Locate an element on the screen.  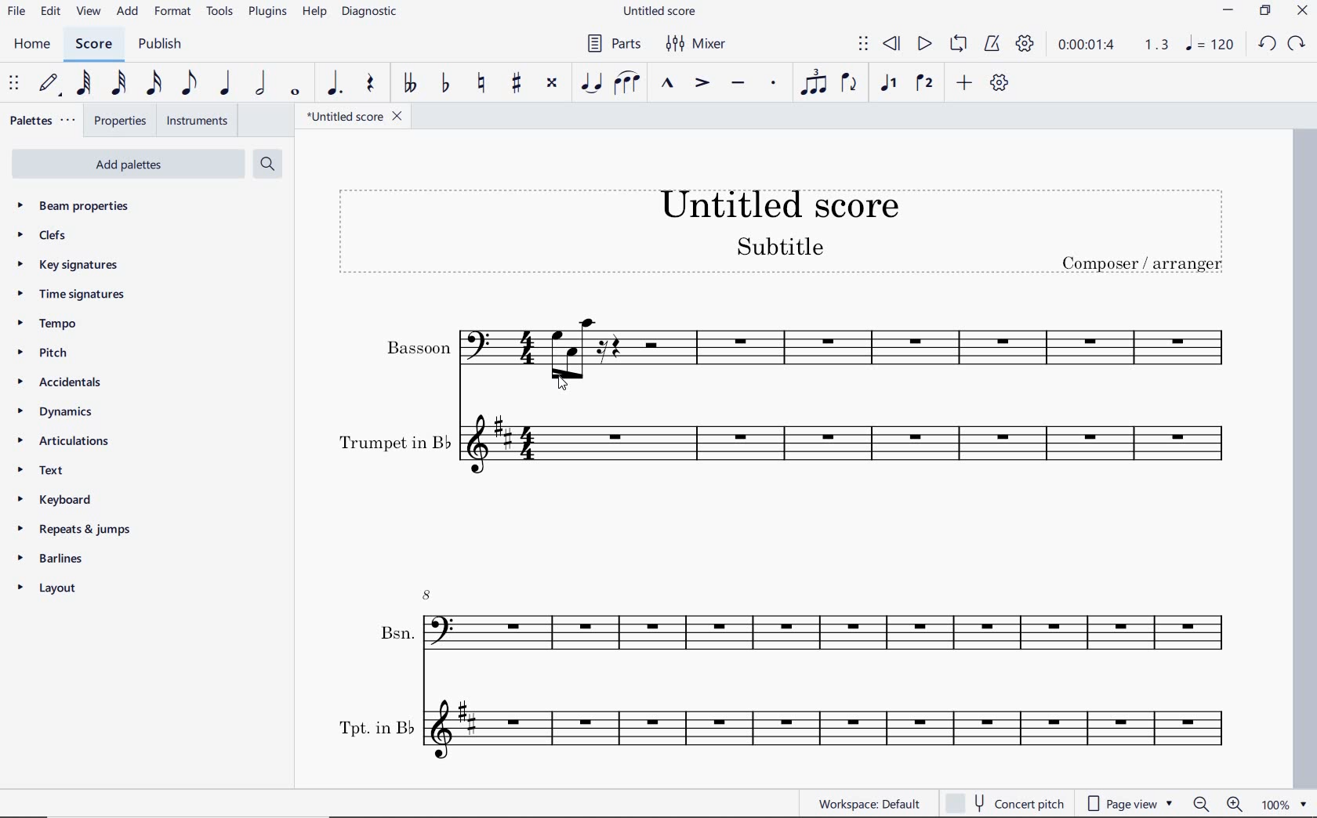
view is located at coordinates (88, 13).